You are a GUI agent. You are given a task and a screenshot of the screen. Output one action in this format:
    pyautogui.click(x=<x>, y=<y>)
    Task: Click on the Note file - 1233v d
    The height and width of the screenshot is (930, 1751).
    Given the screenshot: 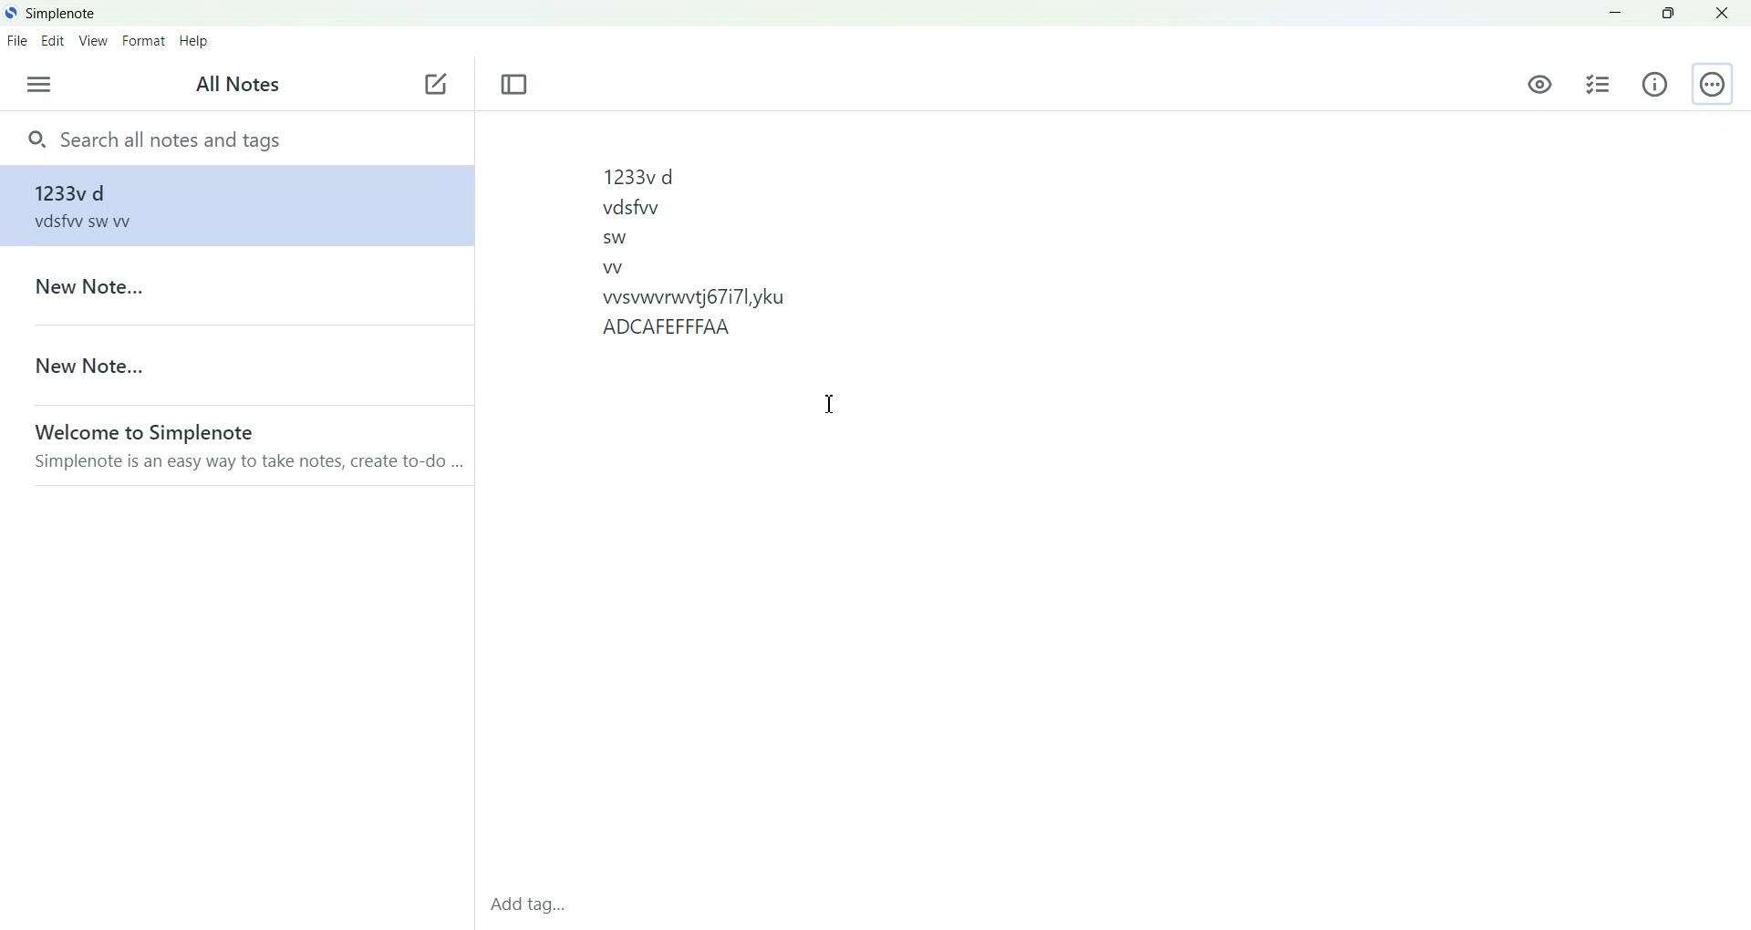 What is the action you would take?
    pyautogui.click(x=233, y=205)
    